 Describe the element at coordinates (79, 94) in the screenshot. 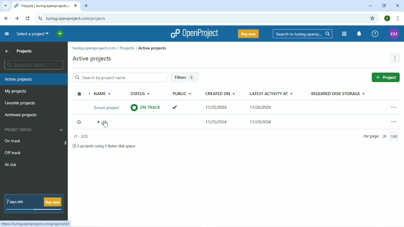

I see `Sort by favorites` at that location.